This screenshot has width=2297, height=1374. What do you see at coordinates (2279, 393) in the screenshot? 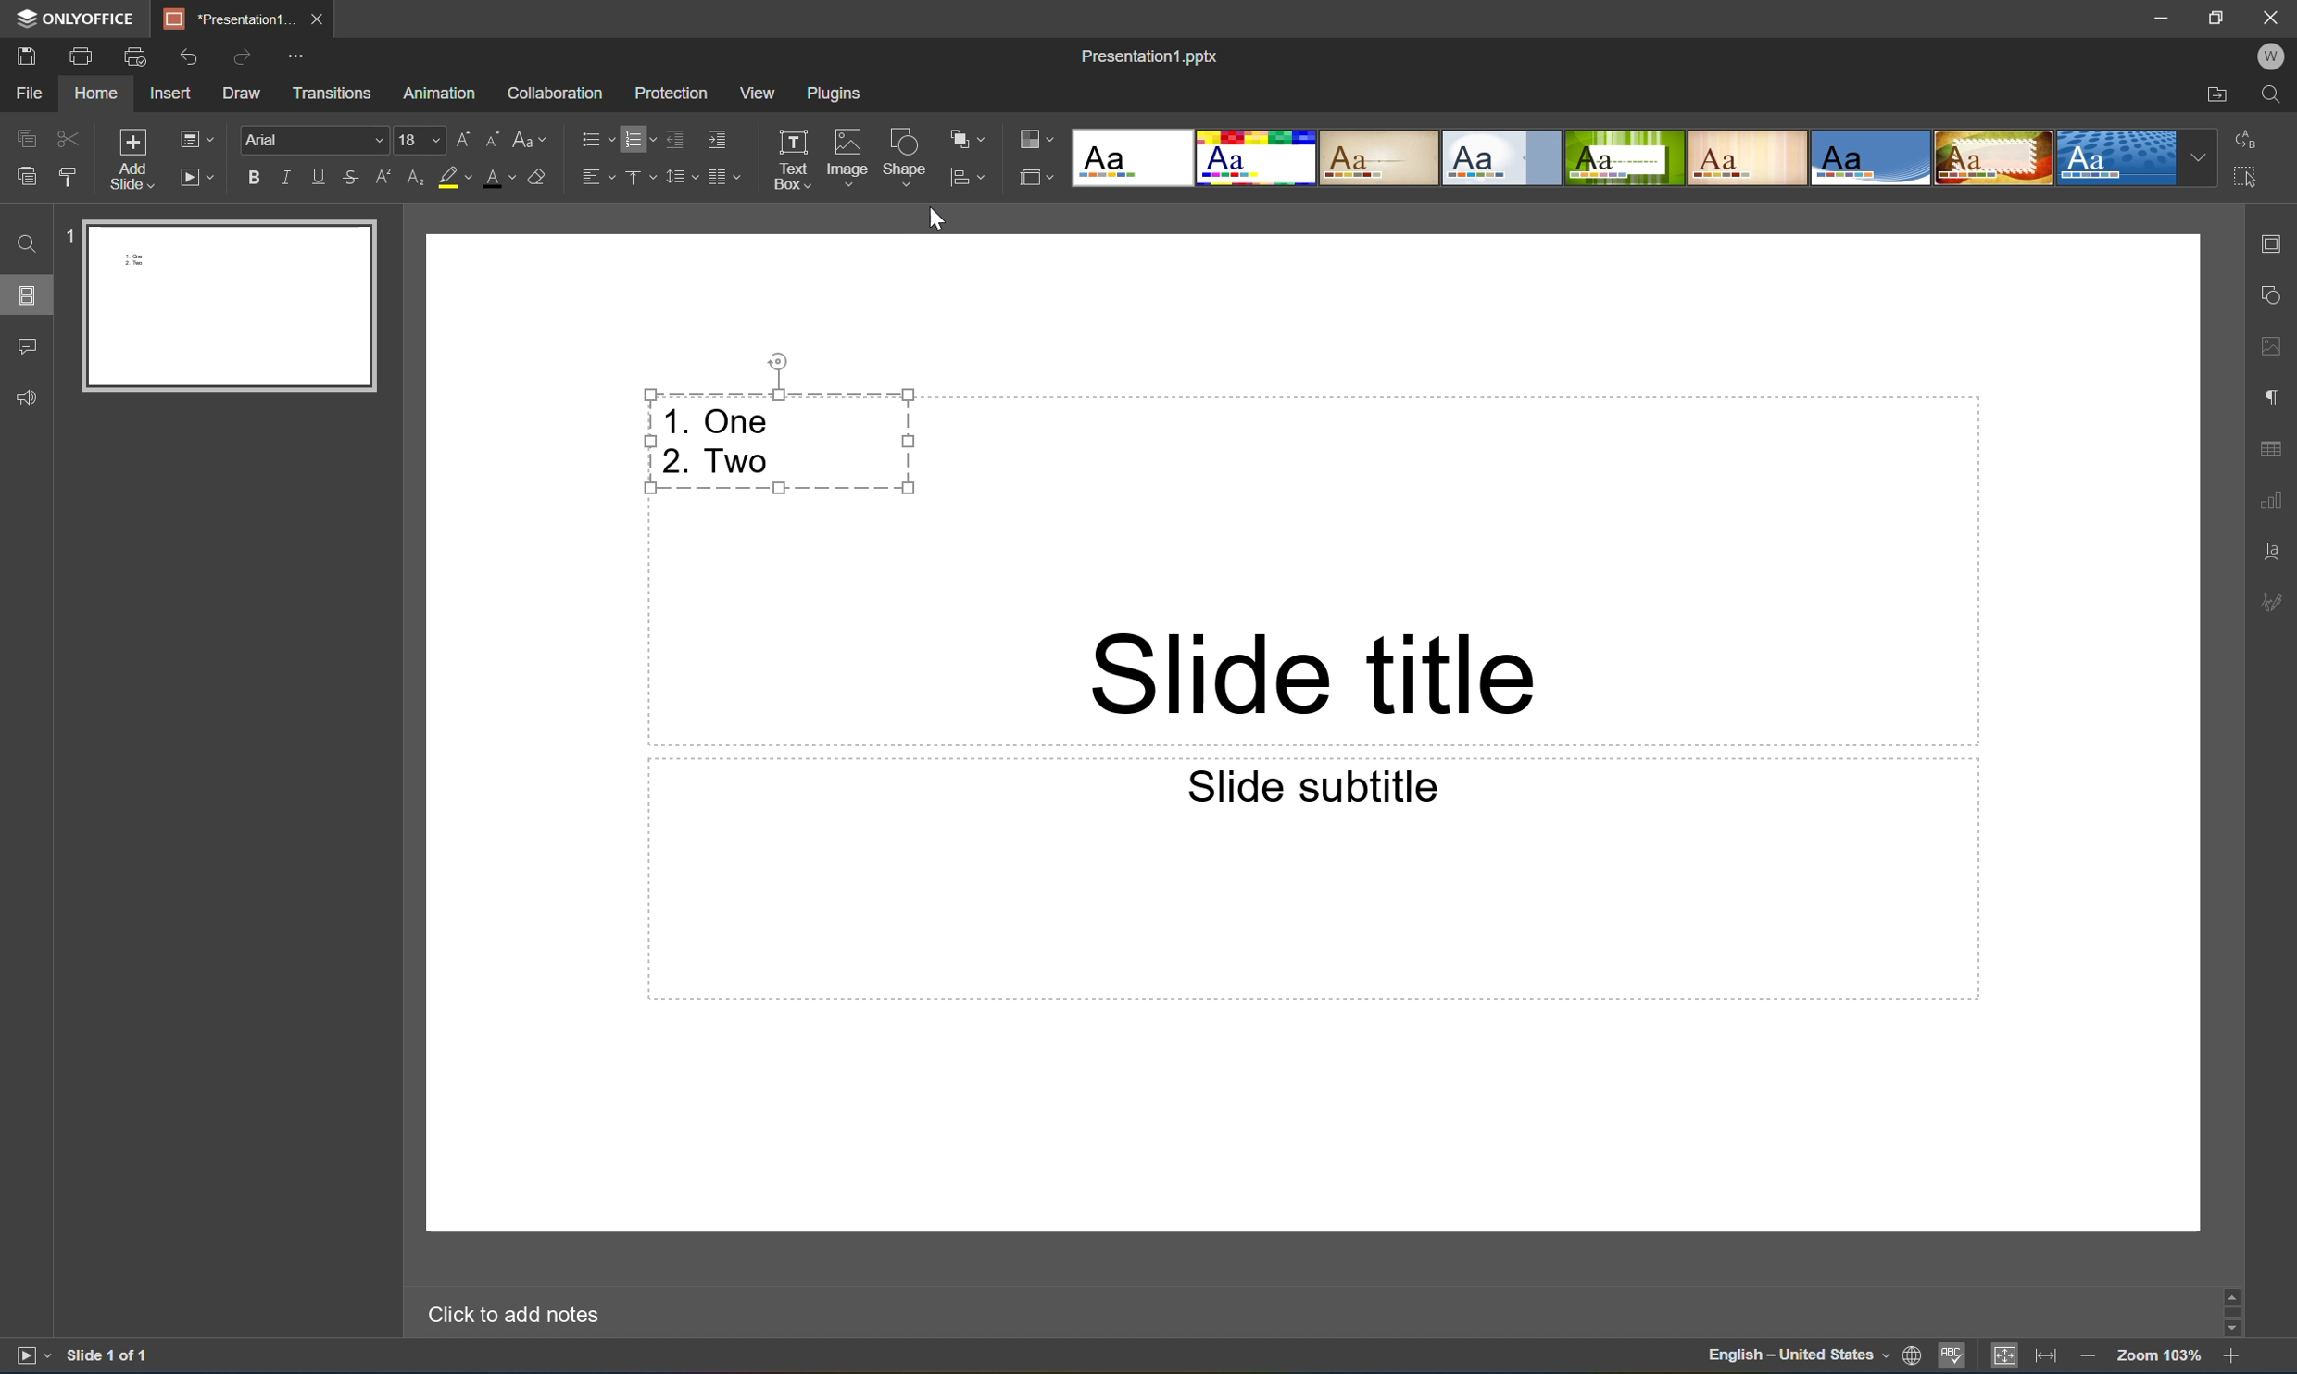
I see `Paragraph settings` at bounding box center [2279, 393].